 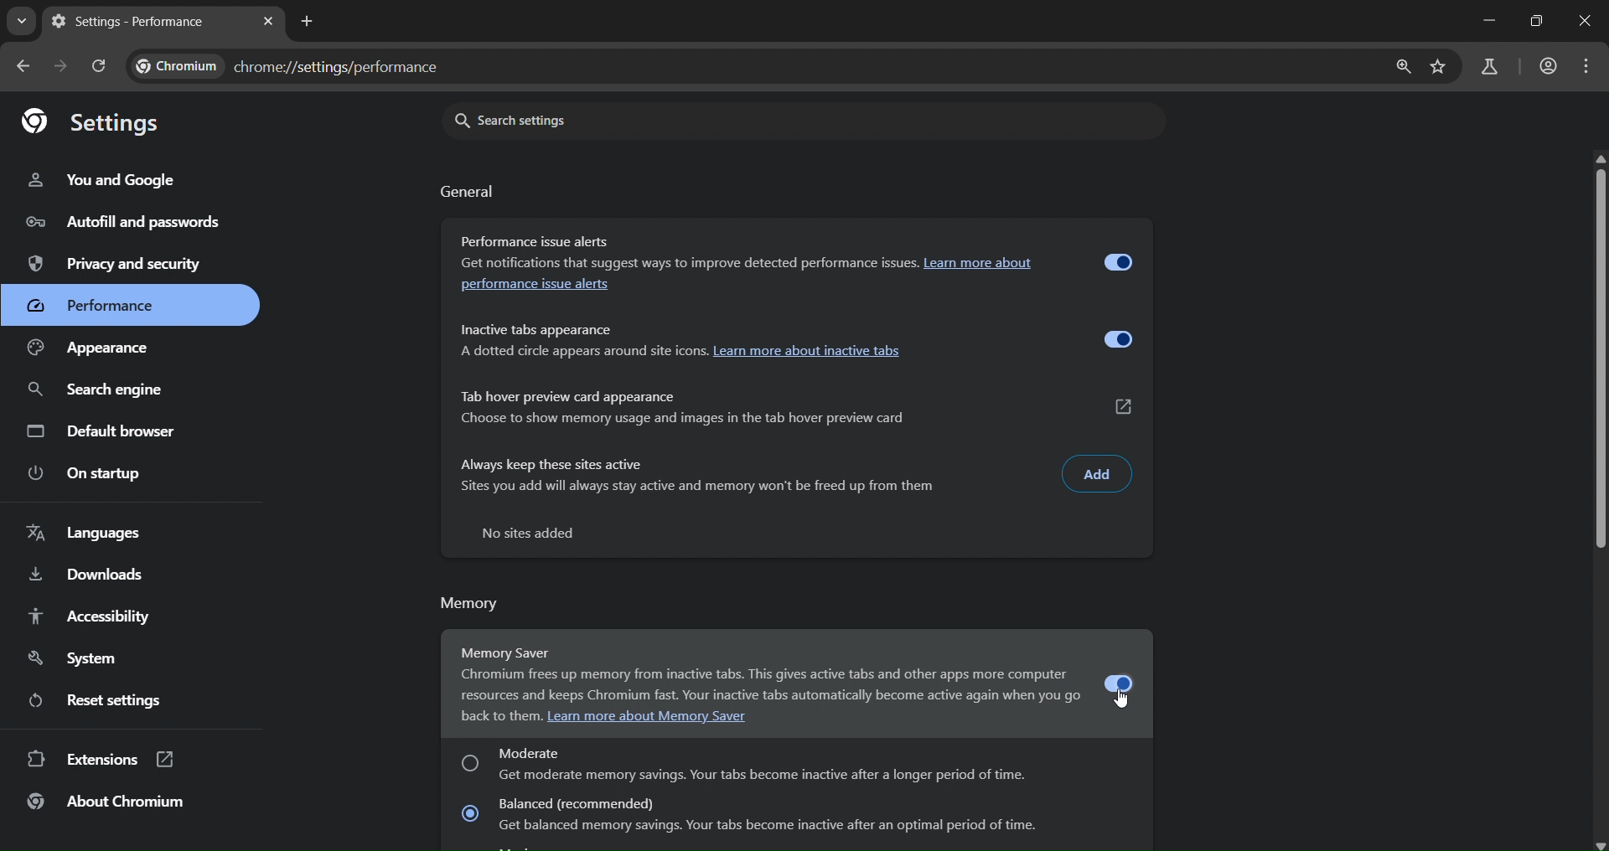 I want to click on checkbox, so click(x=467, y=764).